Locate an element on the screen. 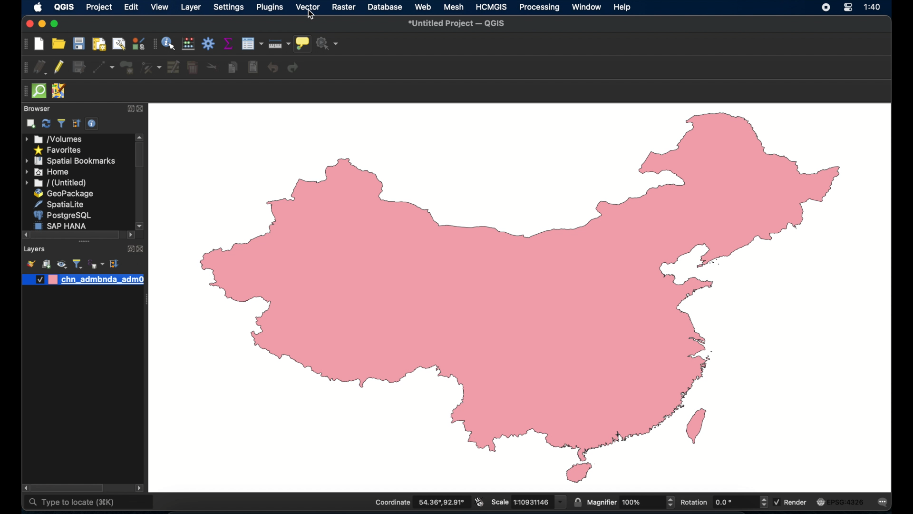 Image resolution: width=913 pixels, height=514 pixels. web is located at coordinates (423, 7).